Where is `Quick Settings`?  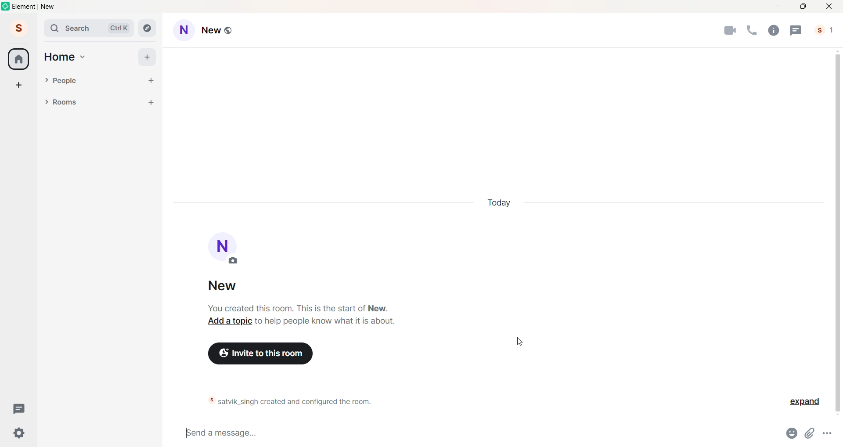 Quick Settings is located at coordinates (19, 433).